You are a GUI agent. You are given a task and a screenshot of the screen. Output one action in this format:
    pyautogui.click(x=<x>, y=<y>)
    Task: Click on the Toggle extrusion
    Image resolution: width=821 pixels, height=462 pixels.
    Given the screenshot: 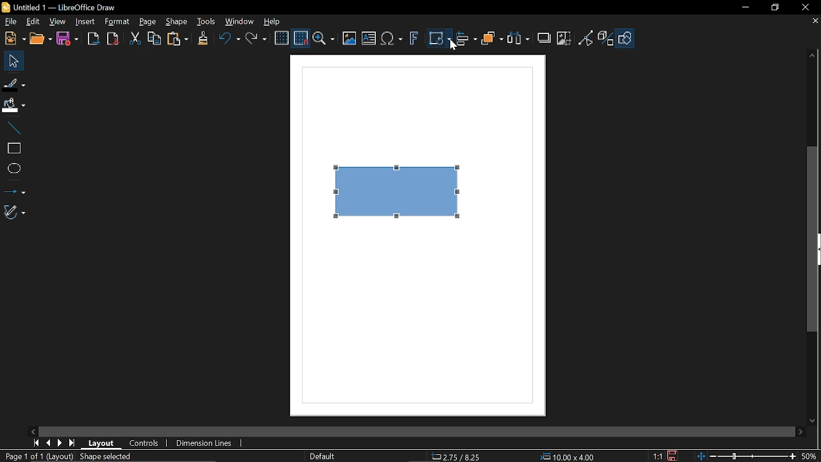 What is the action you would take?
    pyautogui.click(x=607, y=39)
    